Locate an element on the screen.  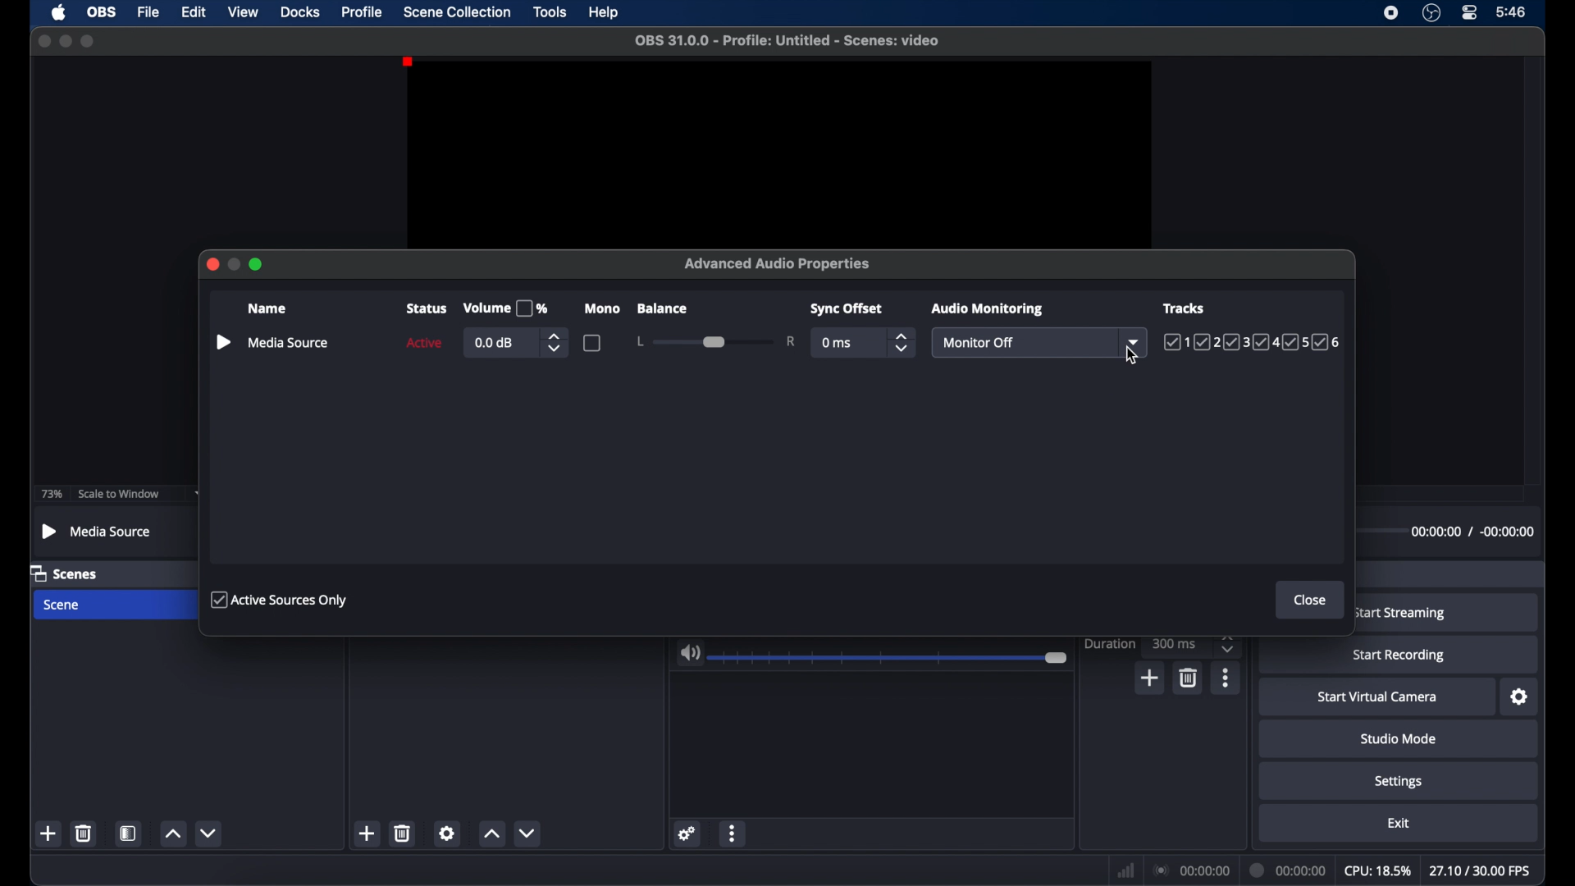
active sources only is located at coordinates (280, 599).